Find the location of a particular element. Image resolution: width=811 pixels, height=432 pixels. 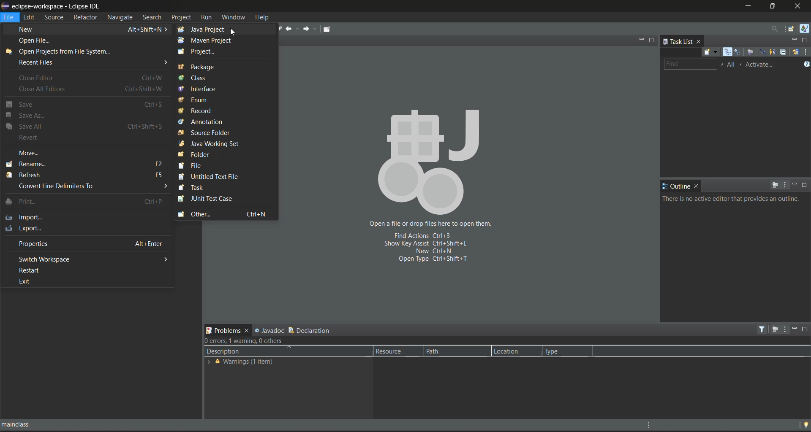

save is located at coordinates (86, 103).